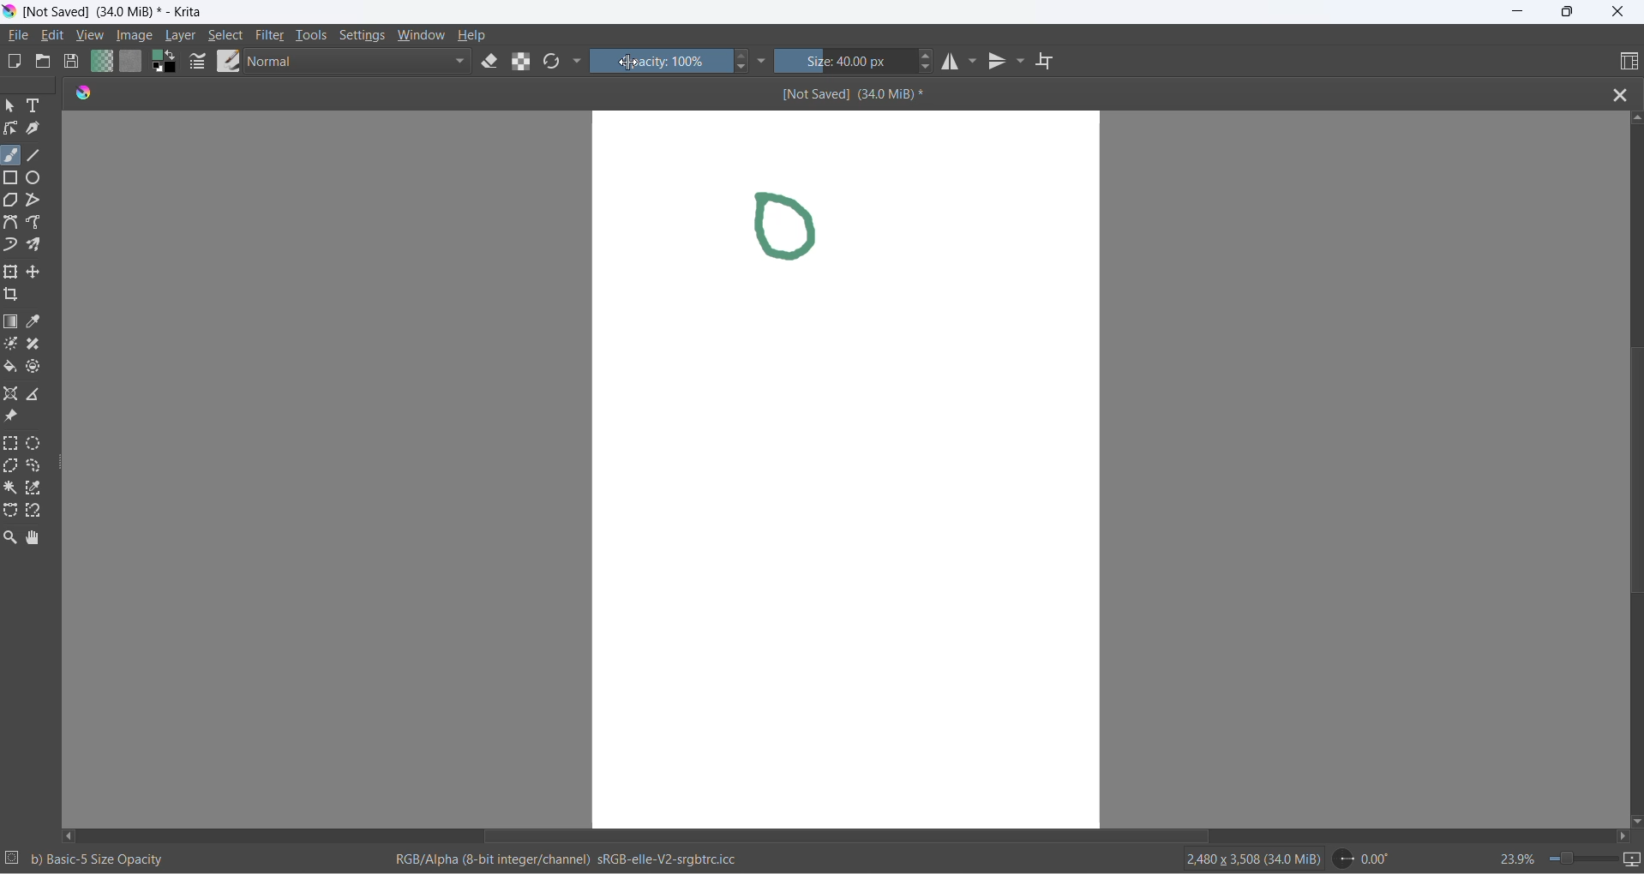 The height and width of the screenshot is (874, 1644). I want to click on RGB/Alpha (8-bit integer/channel) sRGb-elle-V2-srgbtrc.icc, so click(570, 861).